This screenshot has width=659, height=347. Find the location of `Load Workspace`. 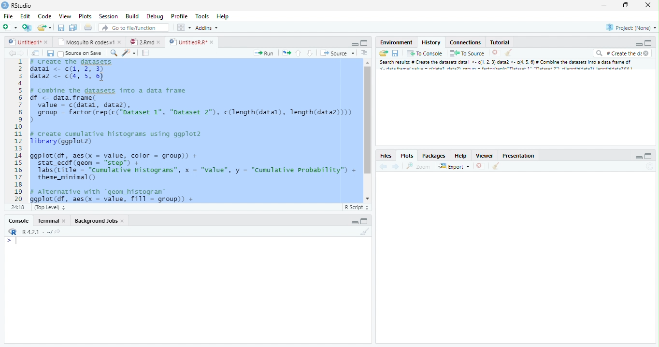

Load Workspace is located at coordinates (384, 54).